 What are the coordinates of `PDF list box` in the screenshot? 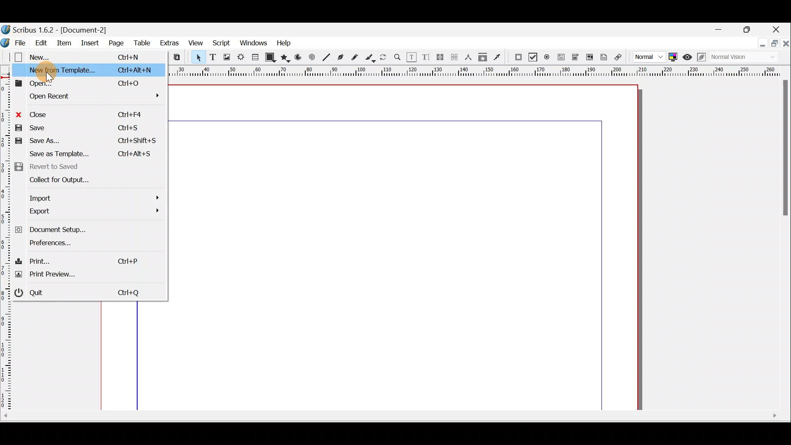 It's located at (588, 58).